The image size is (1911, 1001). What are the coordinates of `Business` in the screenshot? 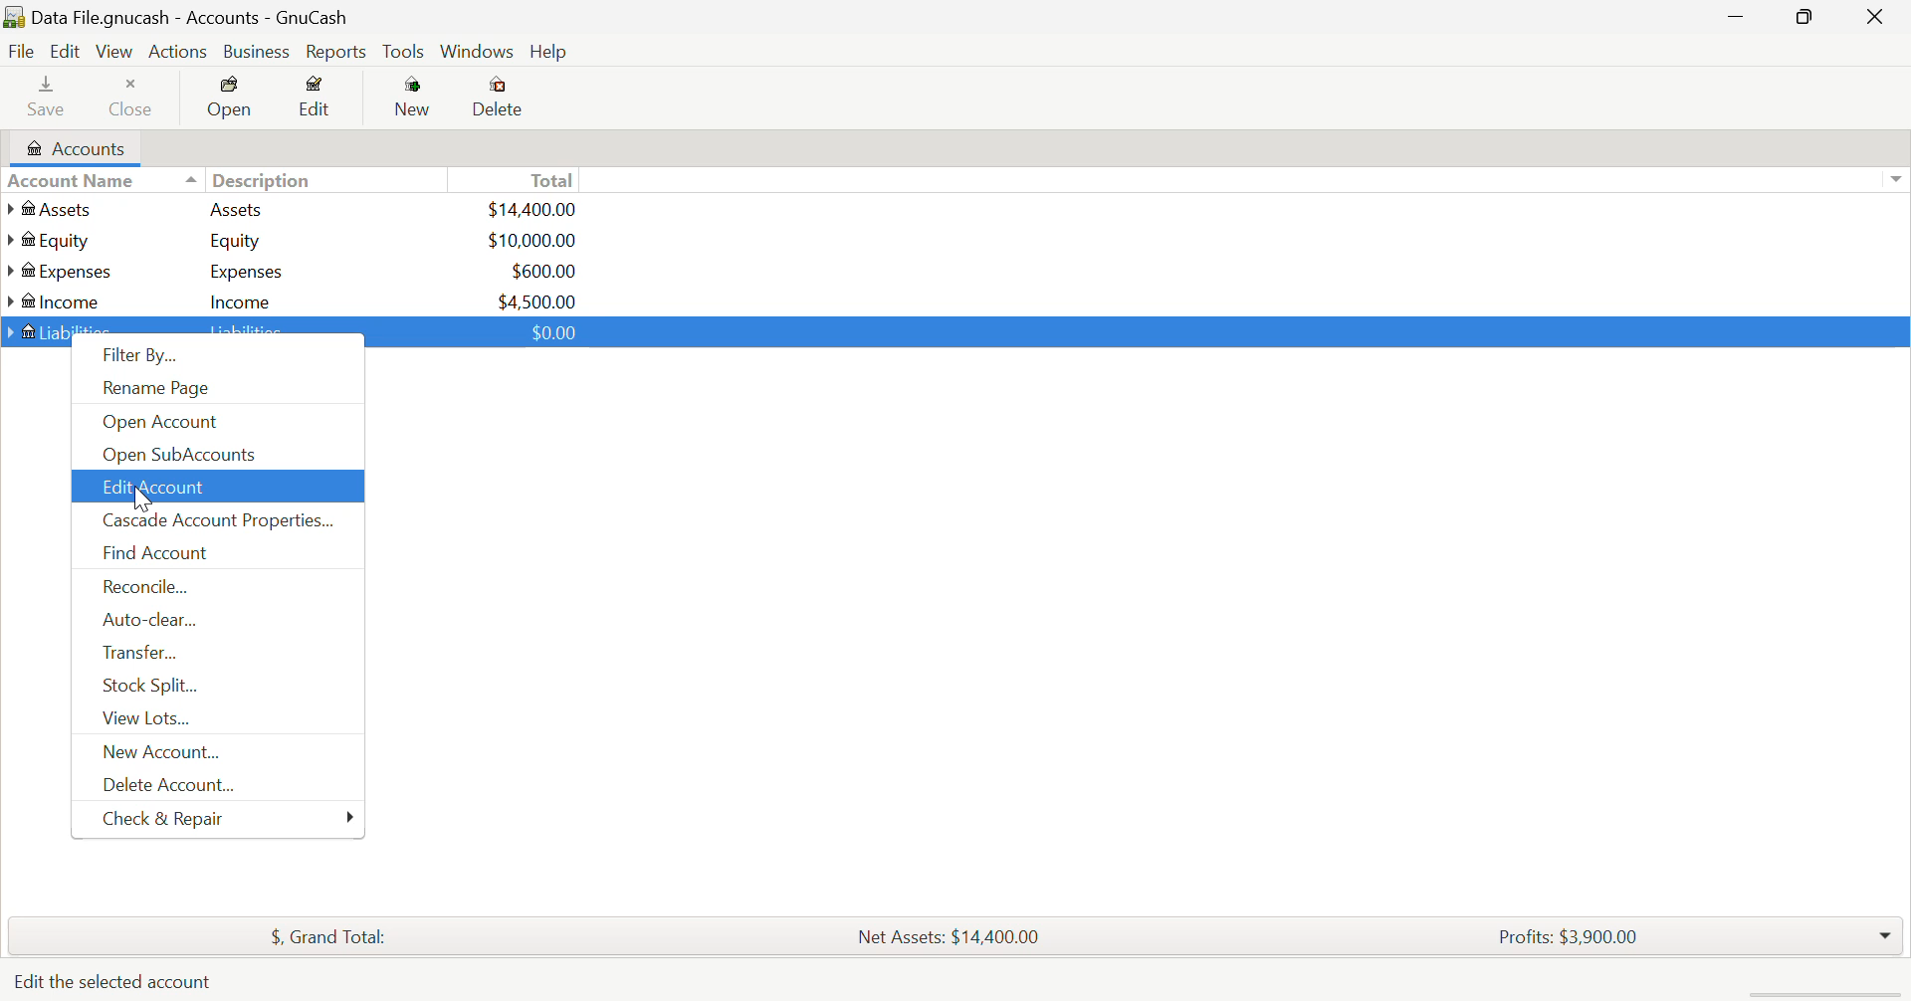 It's located at (257, 52).